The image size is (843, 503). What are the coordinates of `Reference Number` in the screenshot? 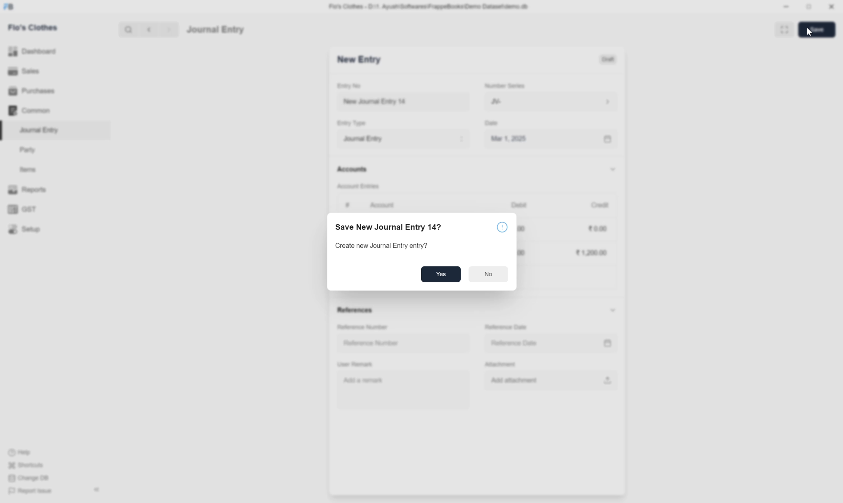 It's located at (372, 343).